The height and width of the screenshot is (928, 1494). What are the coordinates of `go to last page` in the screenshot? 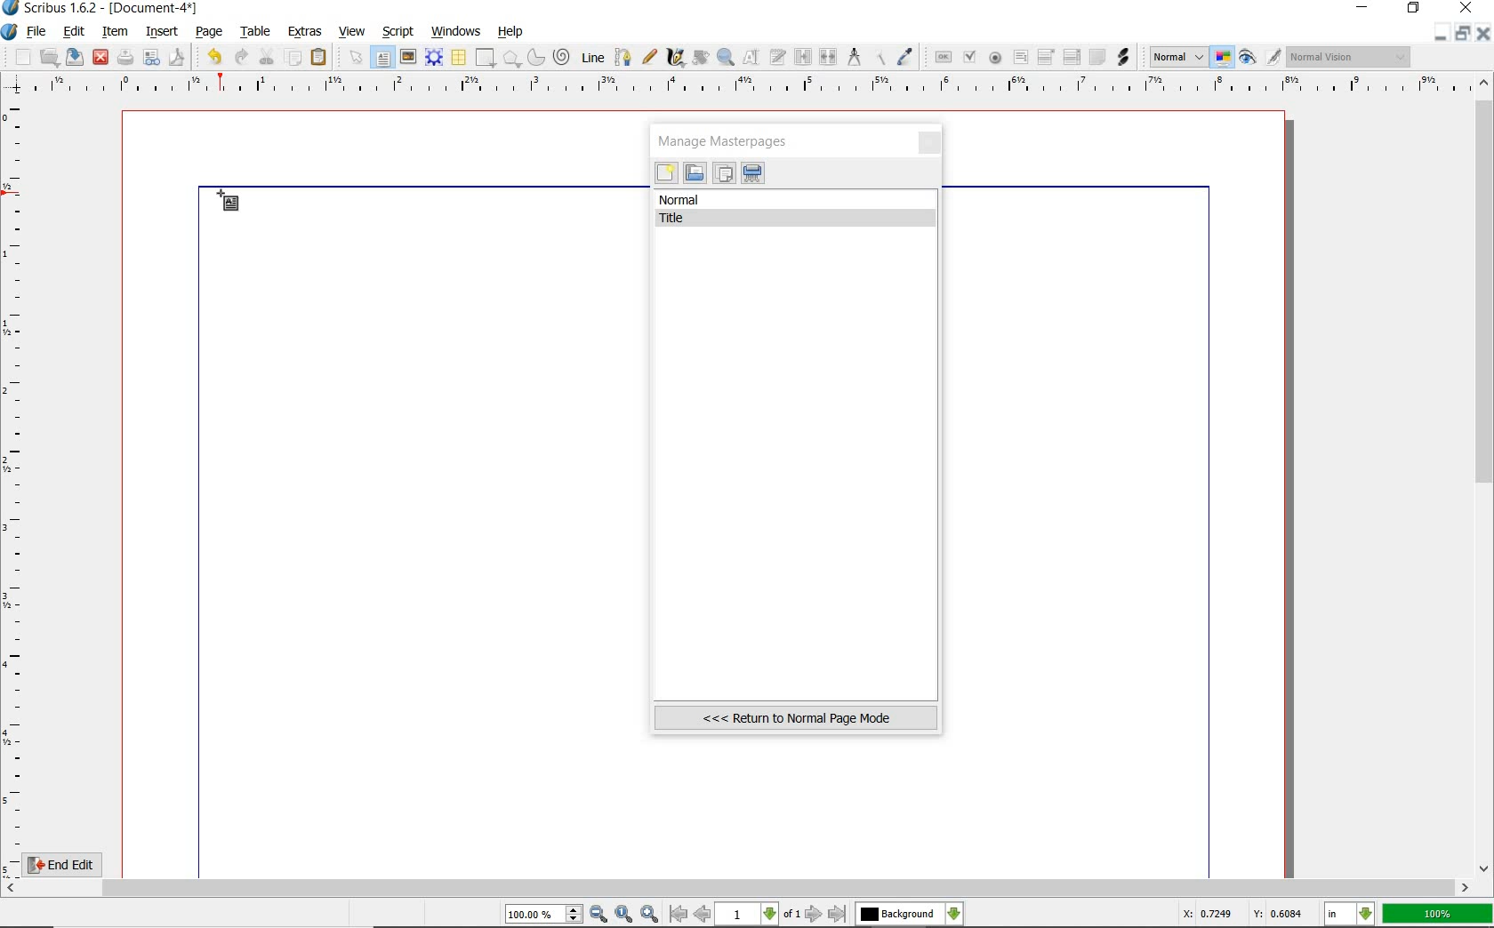 It's located at (838, 914).